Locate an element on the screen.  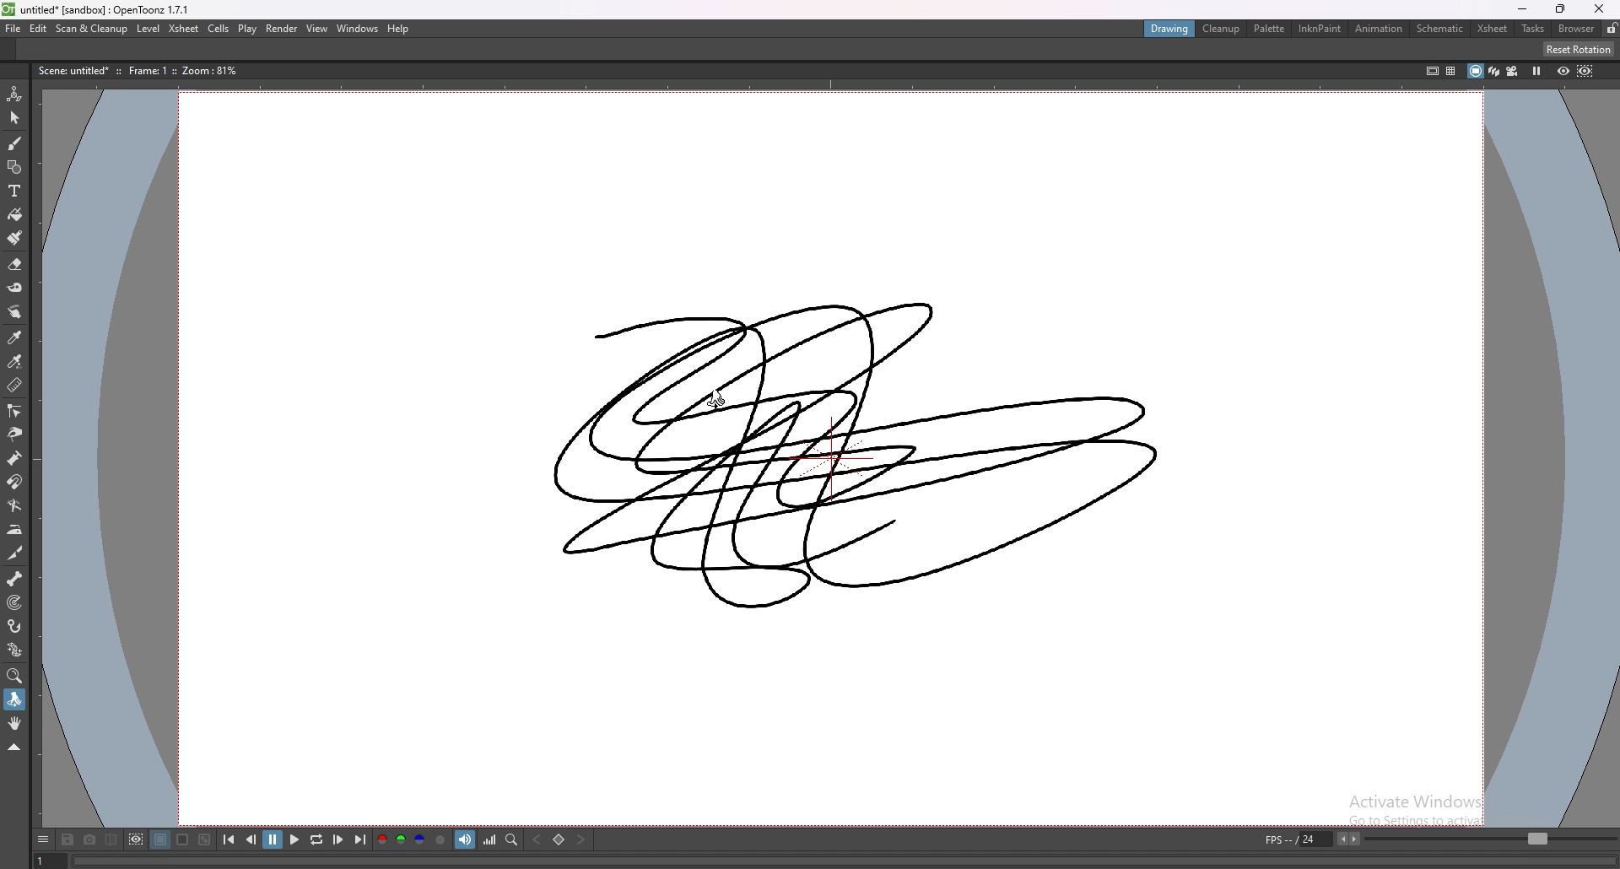
previous frame is located at coordinates (251, 840).